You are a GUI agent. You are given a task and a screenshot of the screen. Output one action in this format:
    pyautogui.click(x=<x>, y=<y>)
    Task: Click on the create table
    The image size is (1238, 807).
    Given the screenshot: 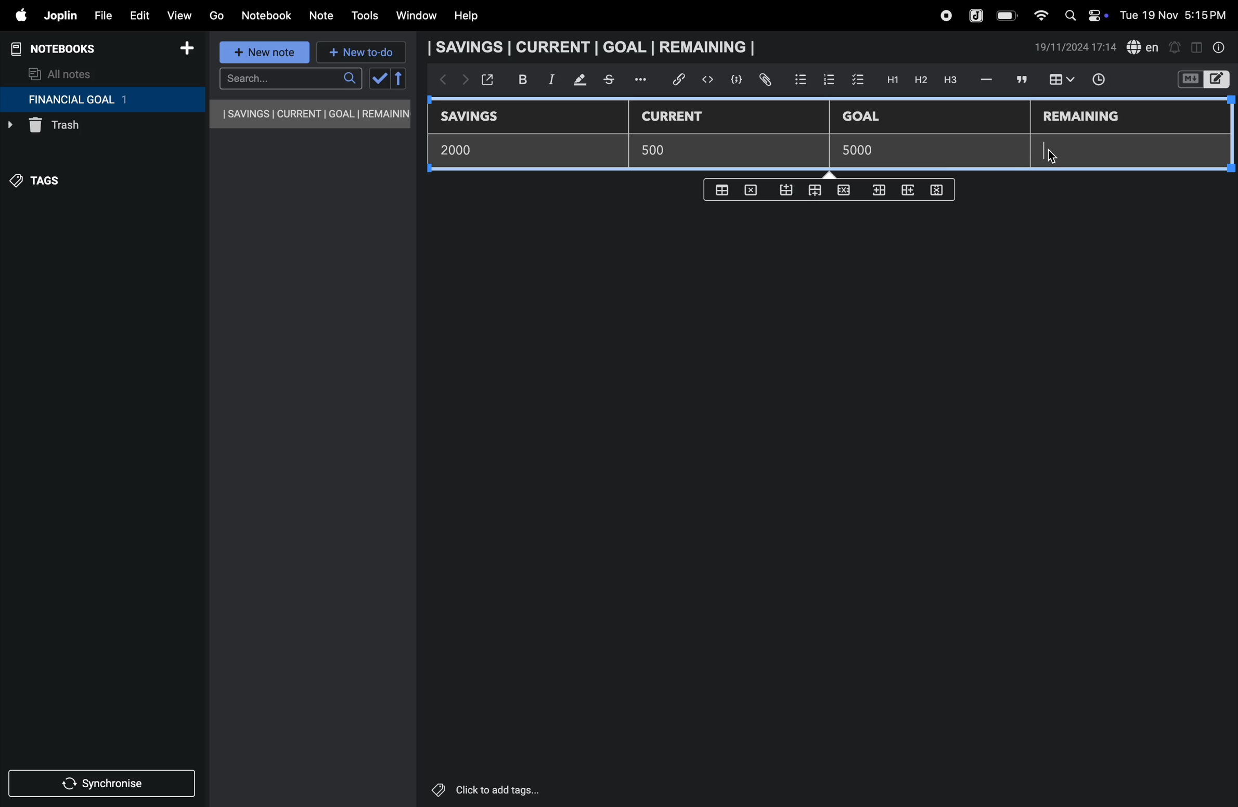 What is the action you would take?
    pyautogui.click(x=720, y=190)
    